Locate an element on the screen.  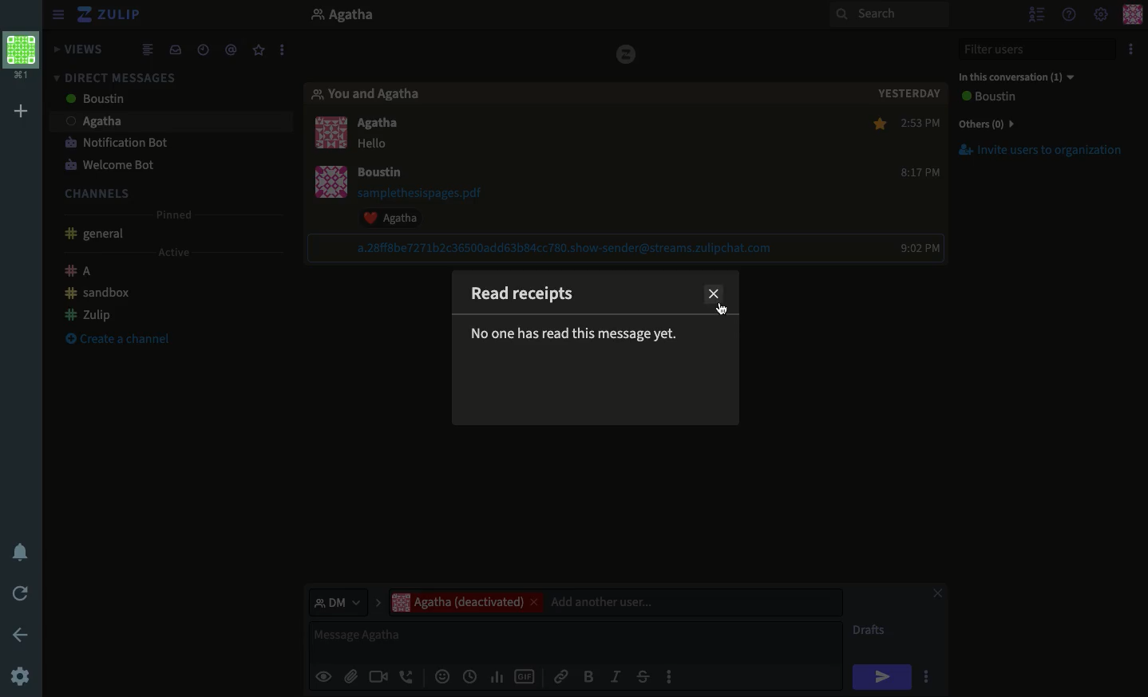
Close is located at coordinates (937, 595).